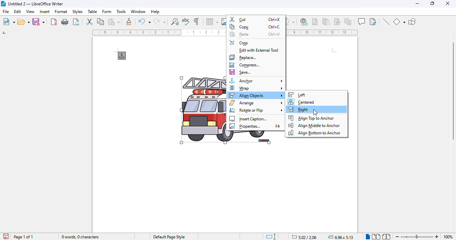 The height and width of the screenshot is (240, 456). I want to click on close, so click(448, 3).